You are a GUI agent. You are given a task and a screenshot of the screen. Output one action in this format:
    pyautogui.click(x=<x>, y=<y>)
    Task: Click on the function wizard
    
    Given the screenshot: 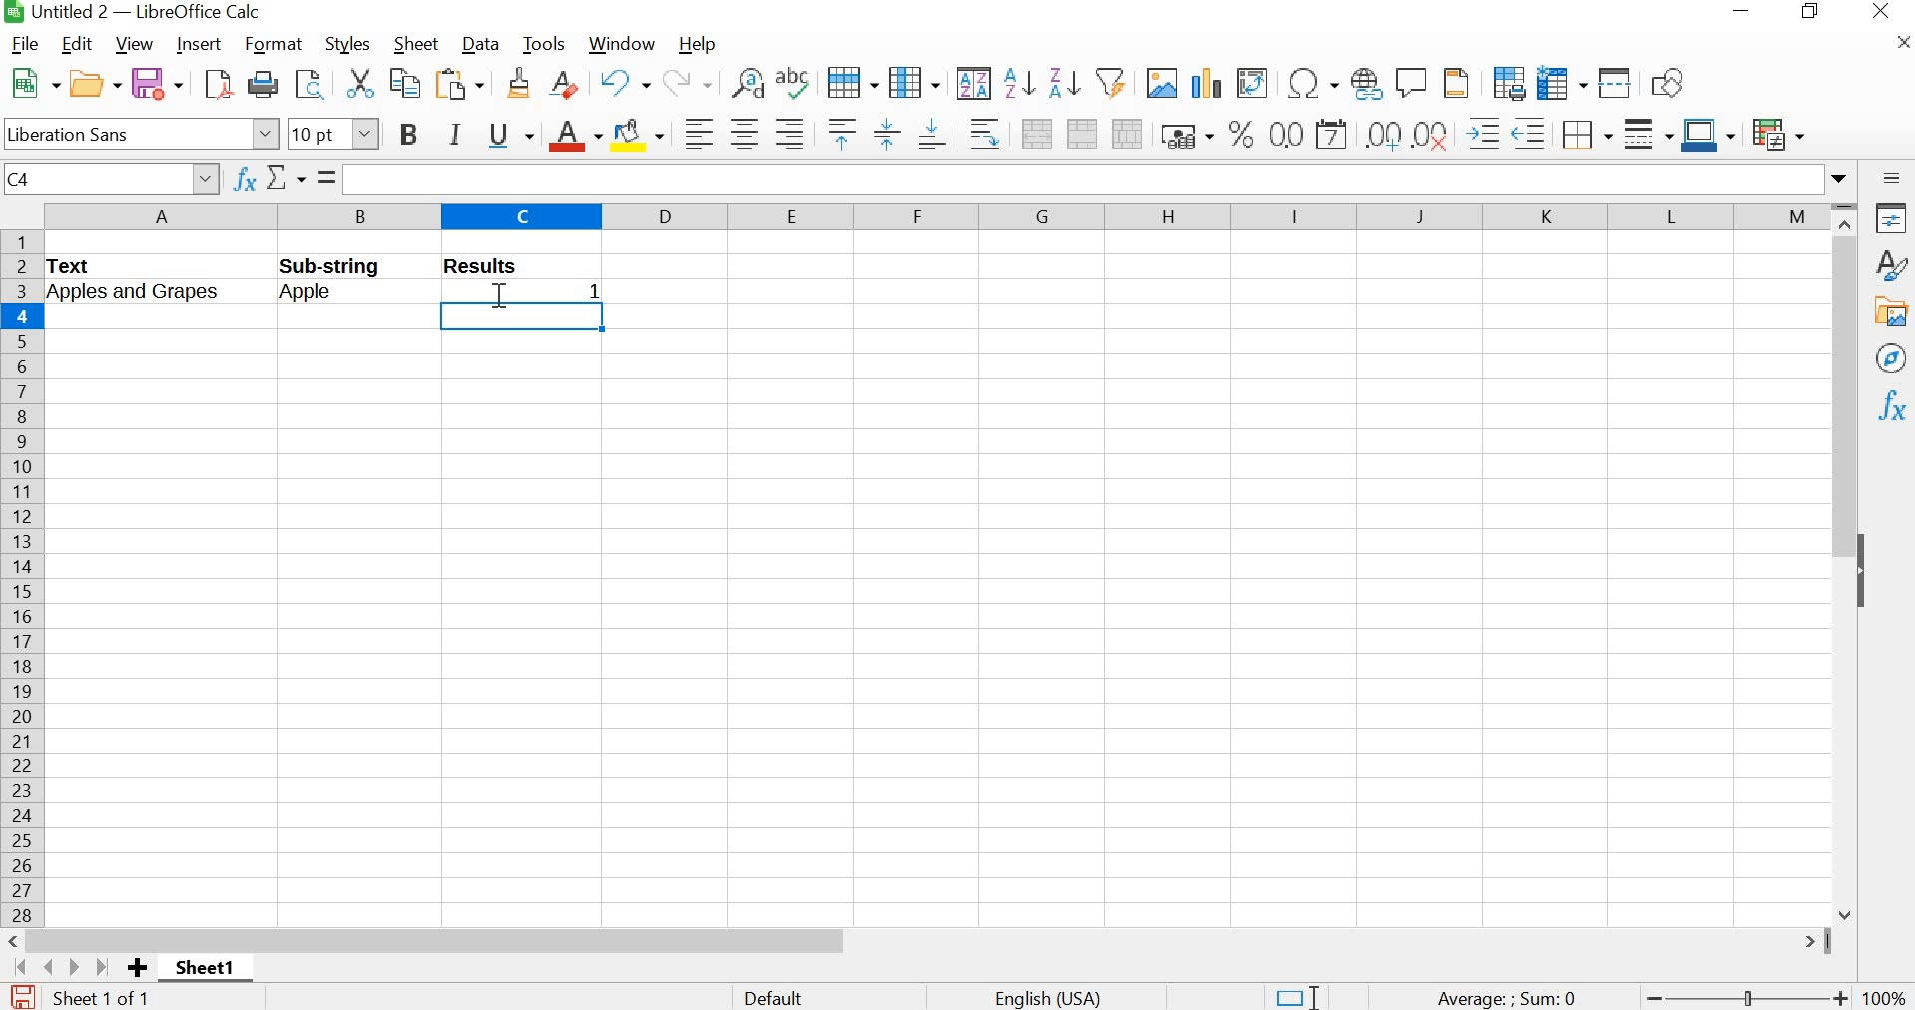 What is the action you would take?
    pyautogui.click(x=245, y=180)
    